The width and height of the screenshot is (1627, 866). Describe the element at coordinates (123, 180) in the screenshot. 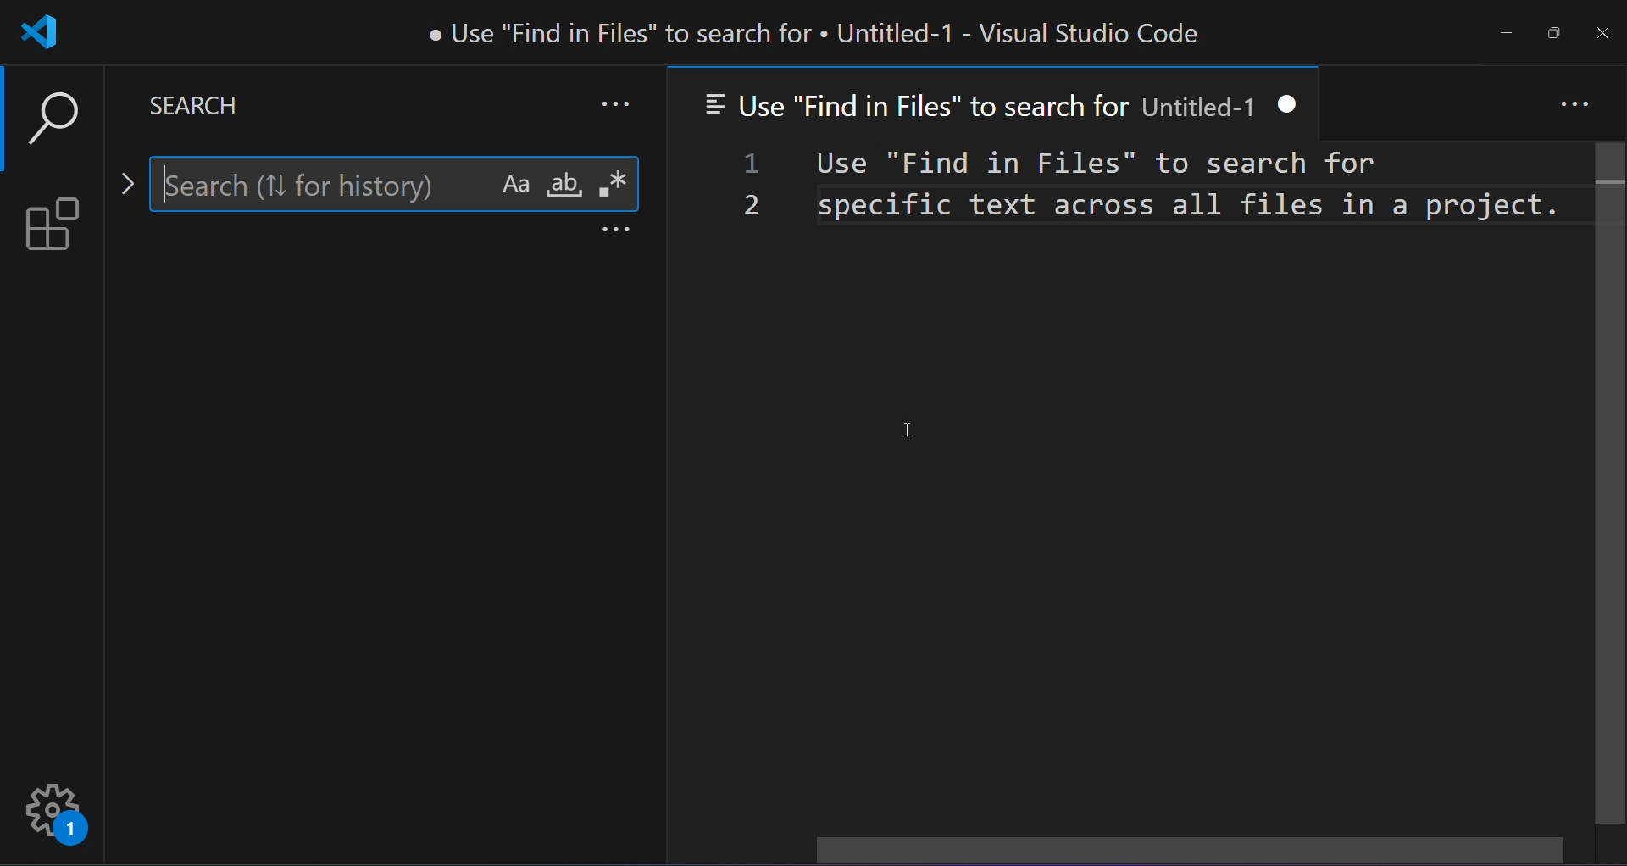

I see `toggle replace` at that location.